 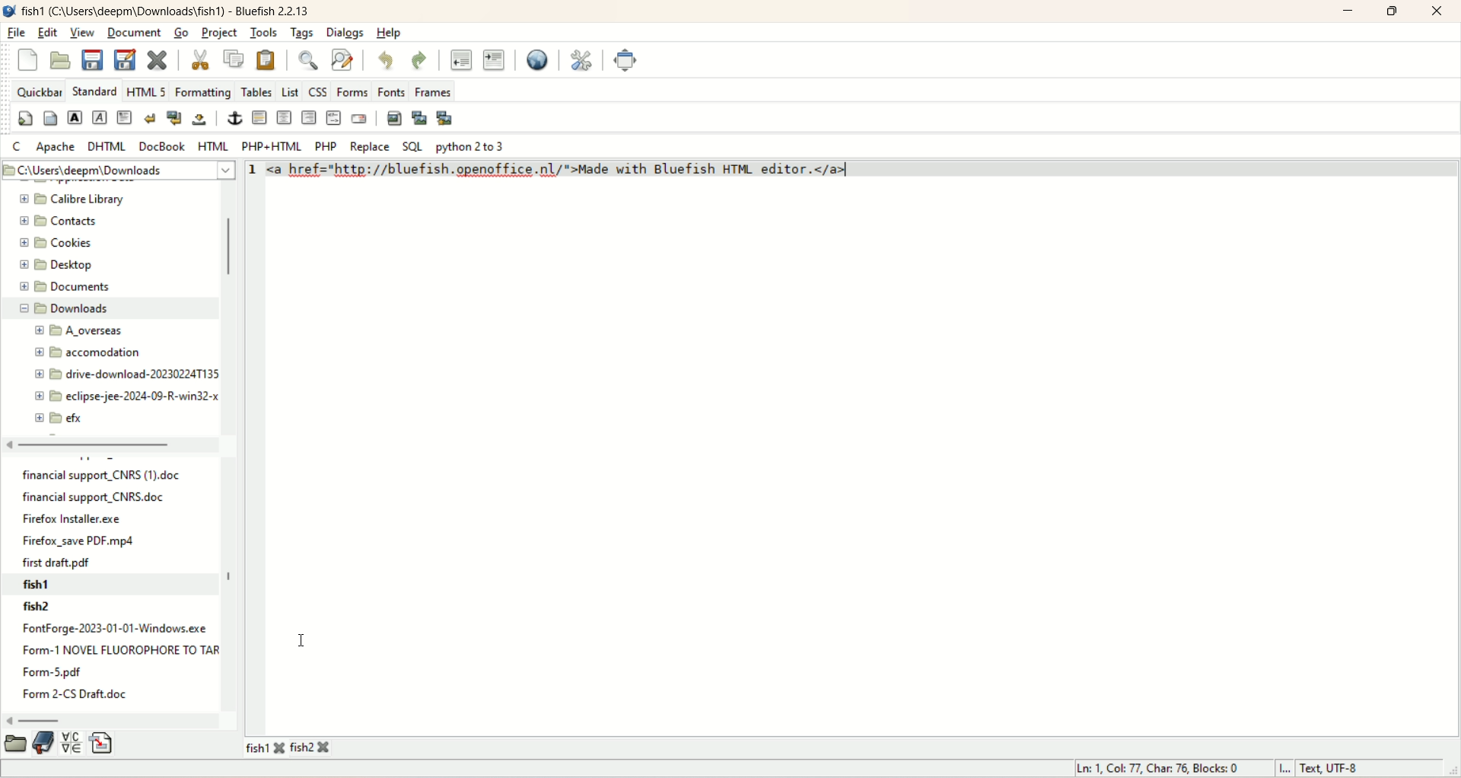 I want to click on dialogs, so click(x=345, y=34).